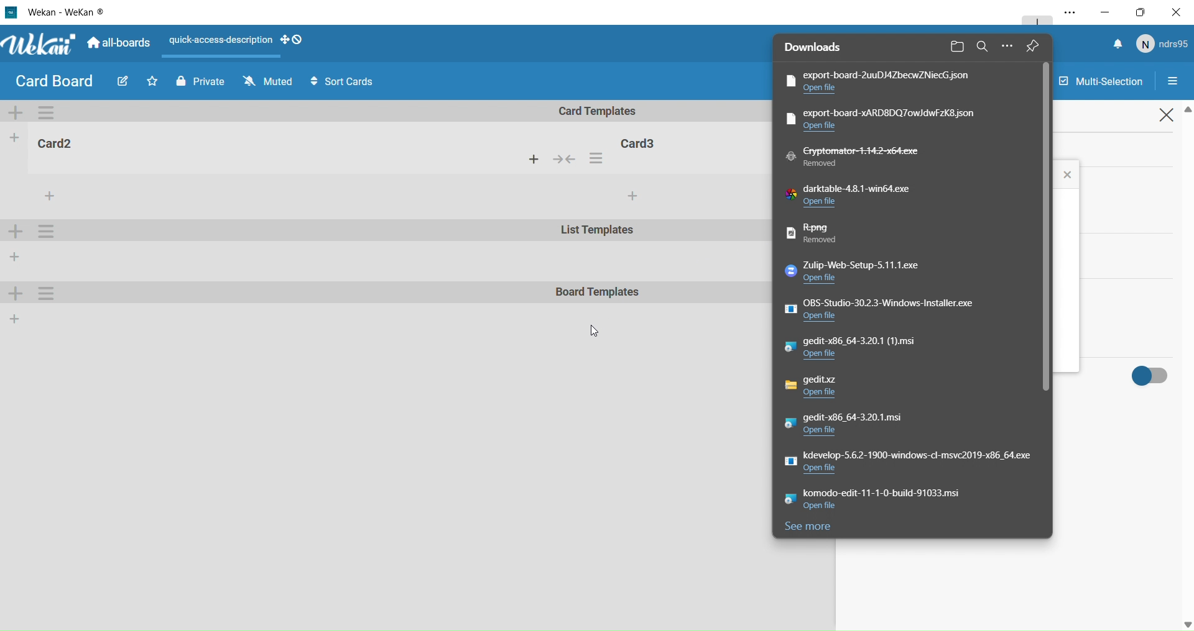 The width and height of the screenshot is (1194, 631). Describe the element at coordinates (854, 425) in the screenshot. I see `downloaded file` at that location.